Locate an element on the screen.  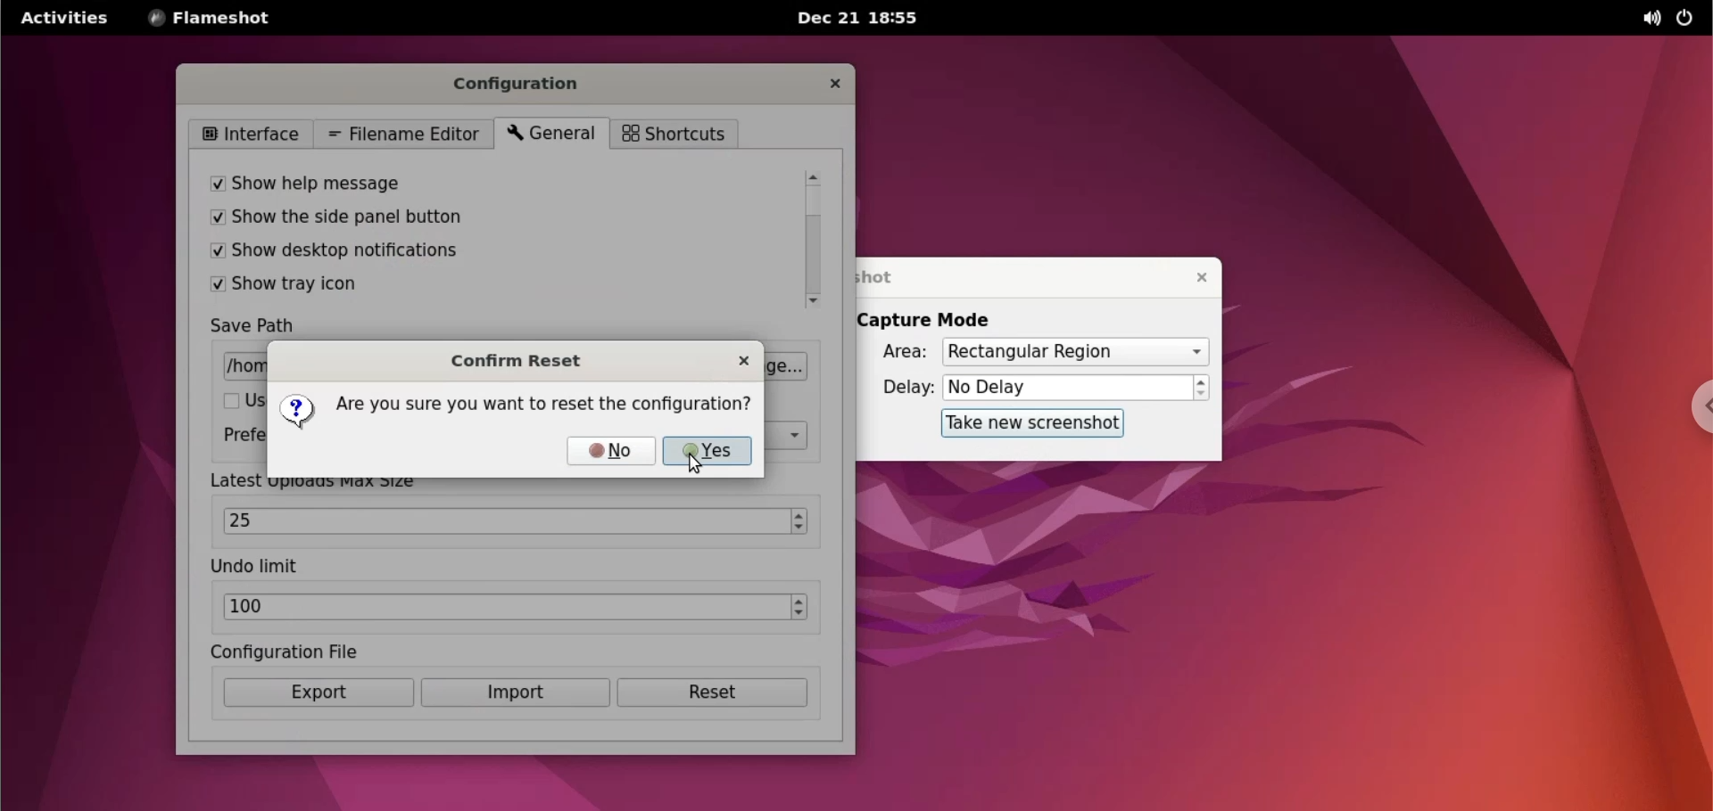
power options is located at coordinates (1685, 19).